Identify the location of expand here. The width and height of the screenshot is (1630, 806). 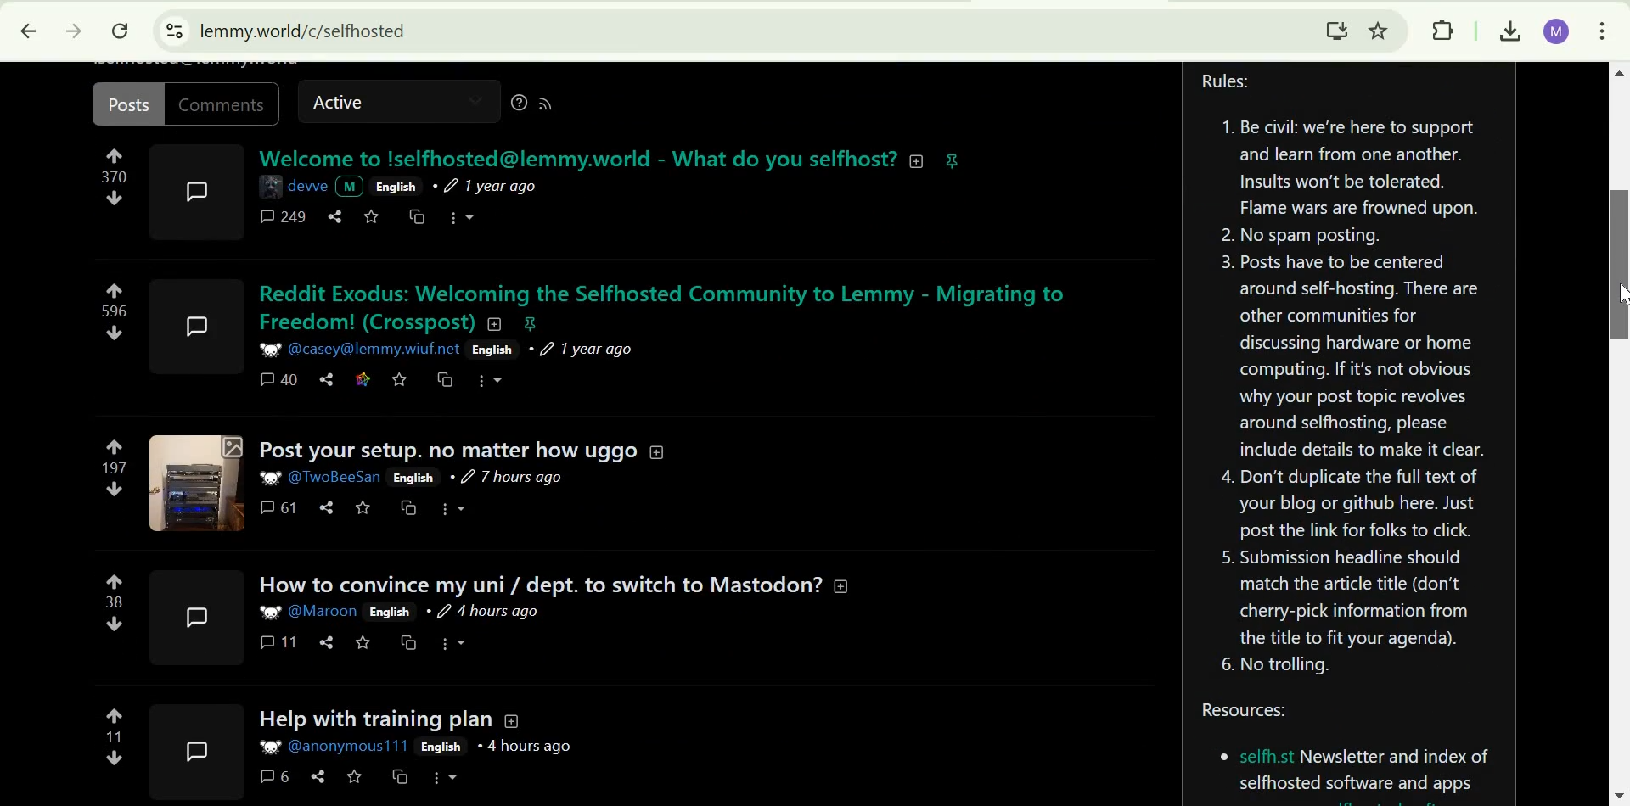
(192, 751).